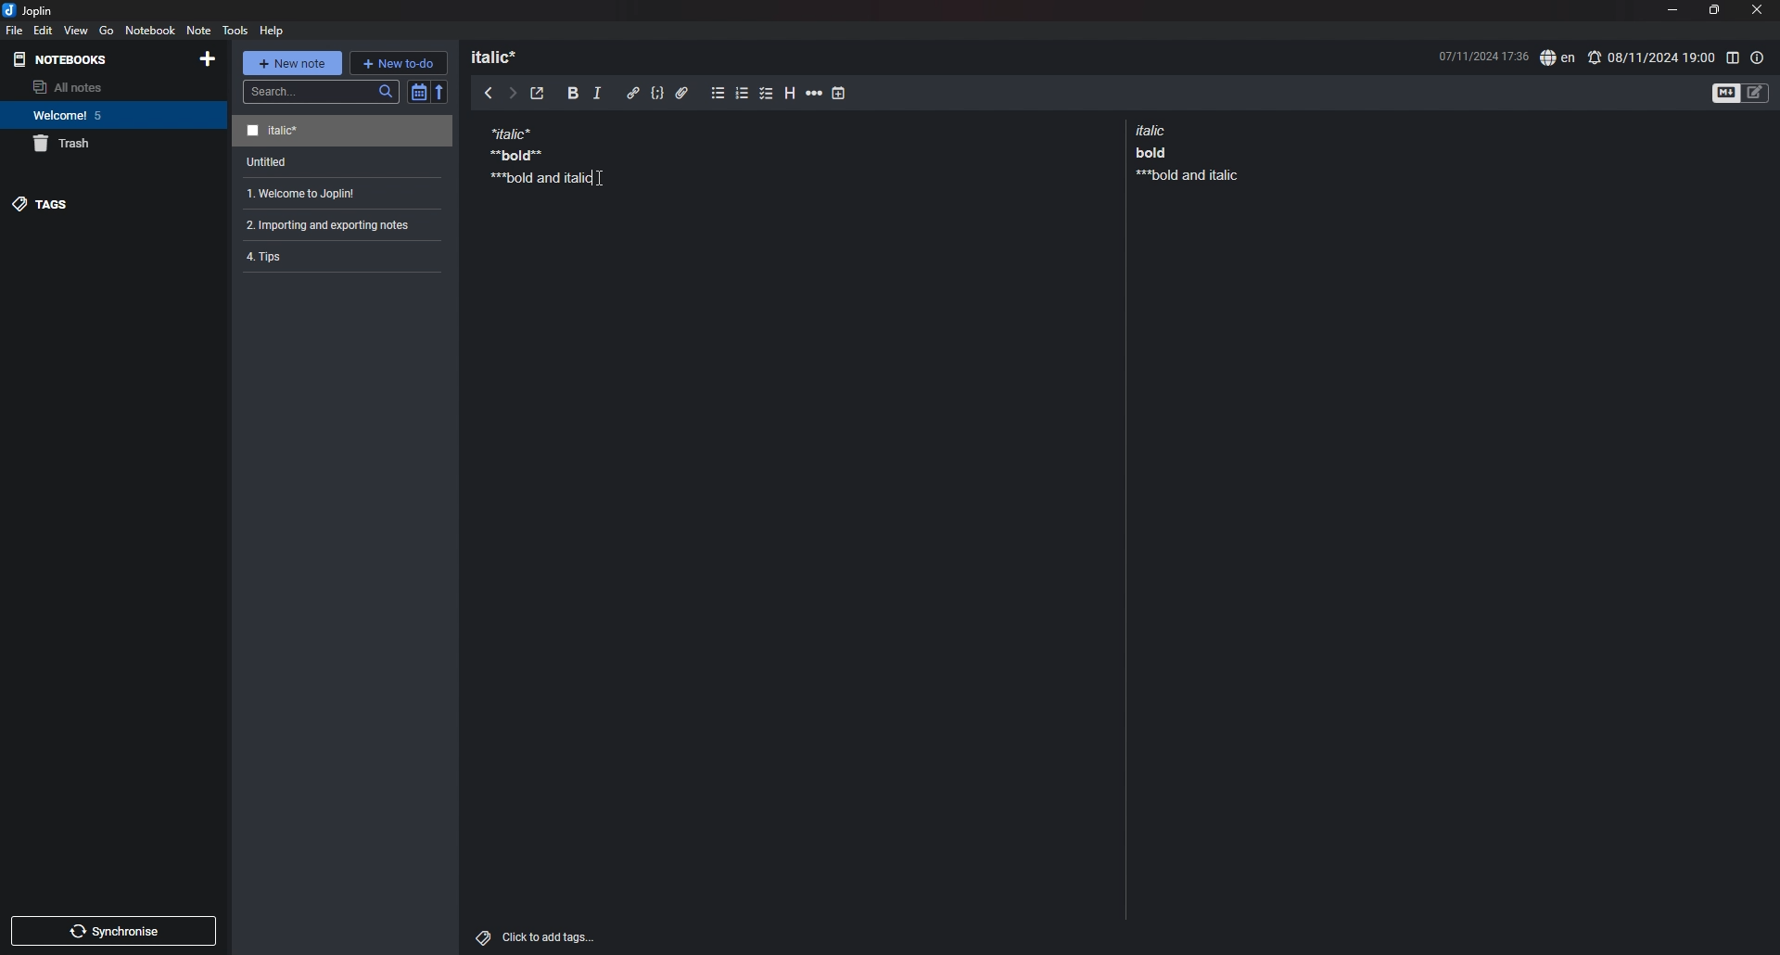  I want to click on checkbox, so click(767, 95).